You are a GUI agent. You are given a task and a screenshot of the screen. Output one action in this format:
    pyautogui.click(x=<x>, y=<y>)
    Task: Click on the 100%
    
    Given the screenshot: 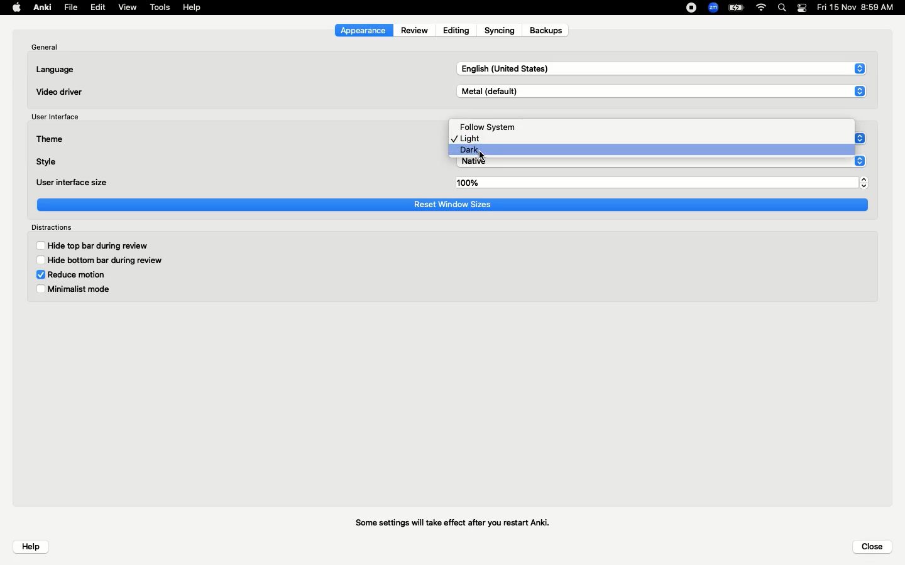 What is the action you would take?
    pyautogui.click(x=662, y=181)
    